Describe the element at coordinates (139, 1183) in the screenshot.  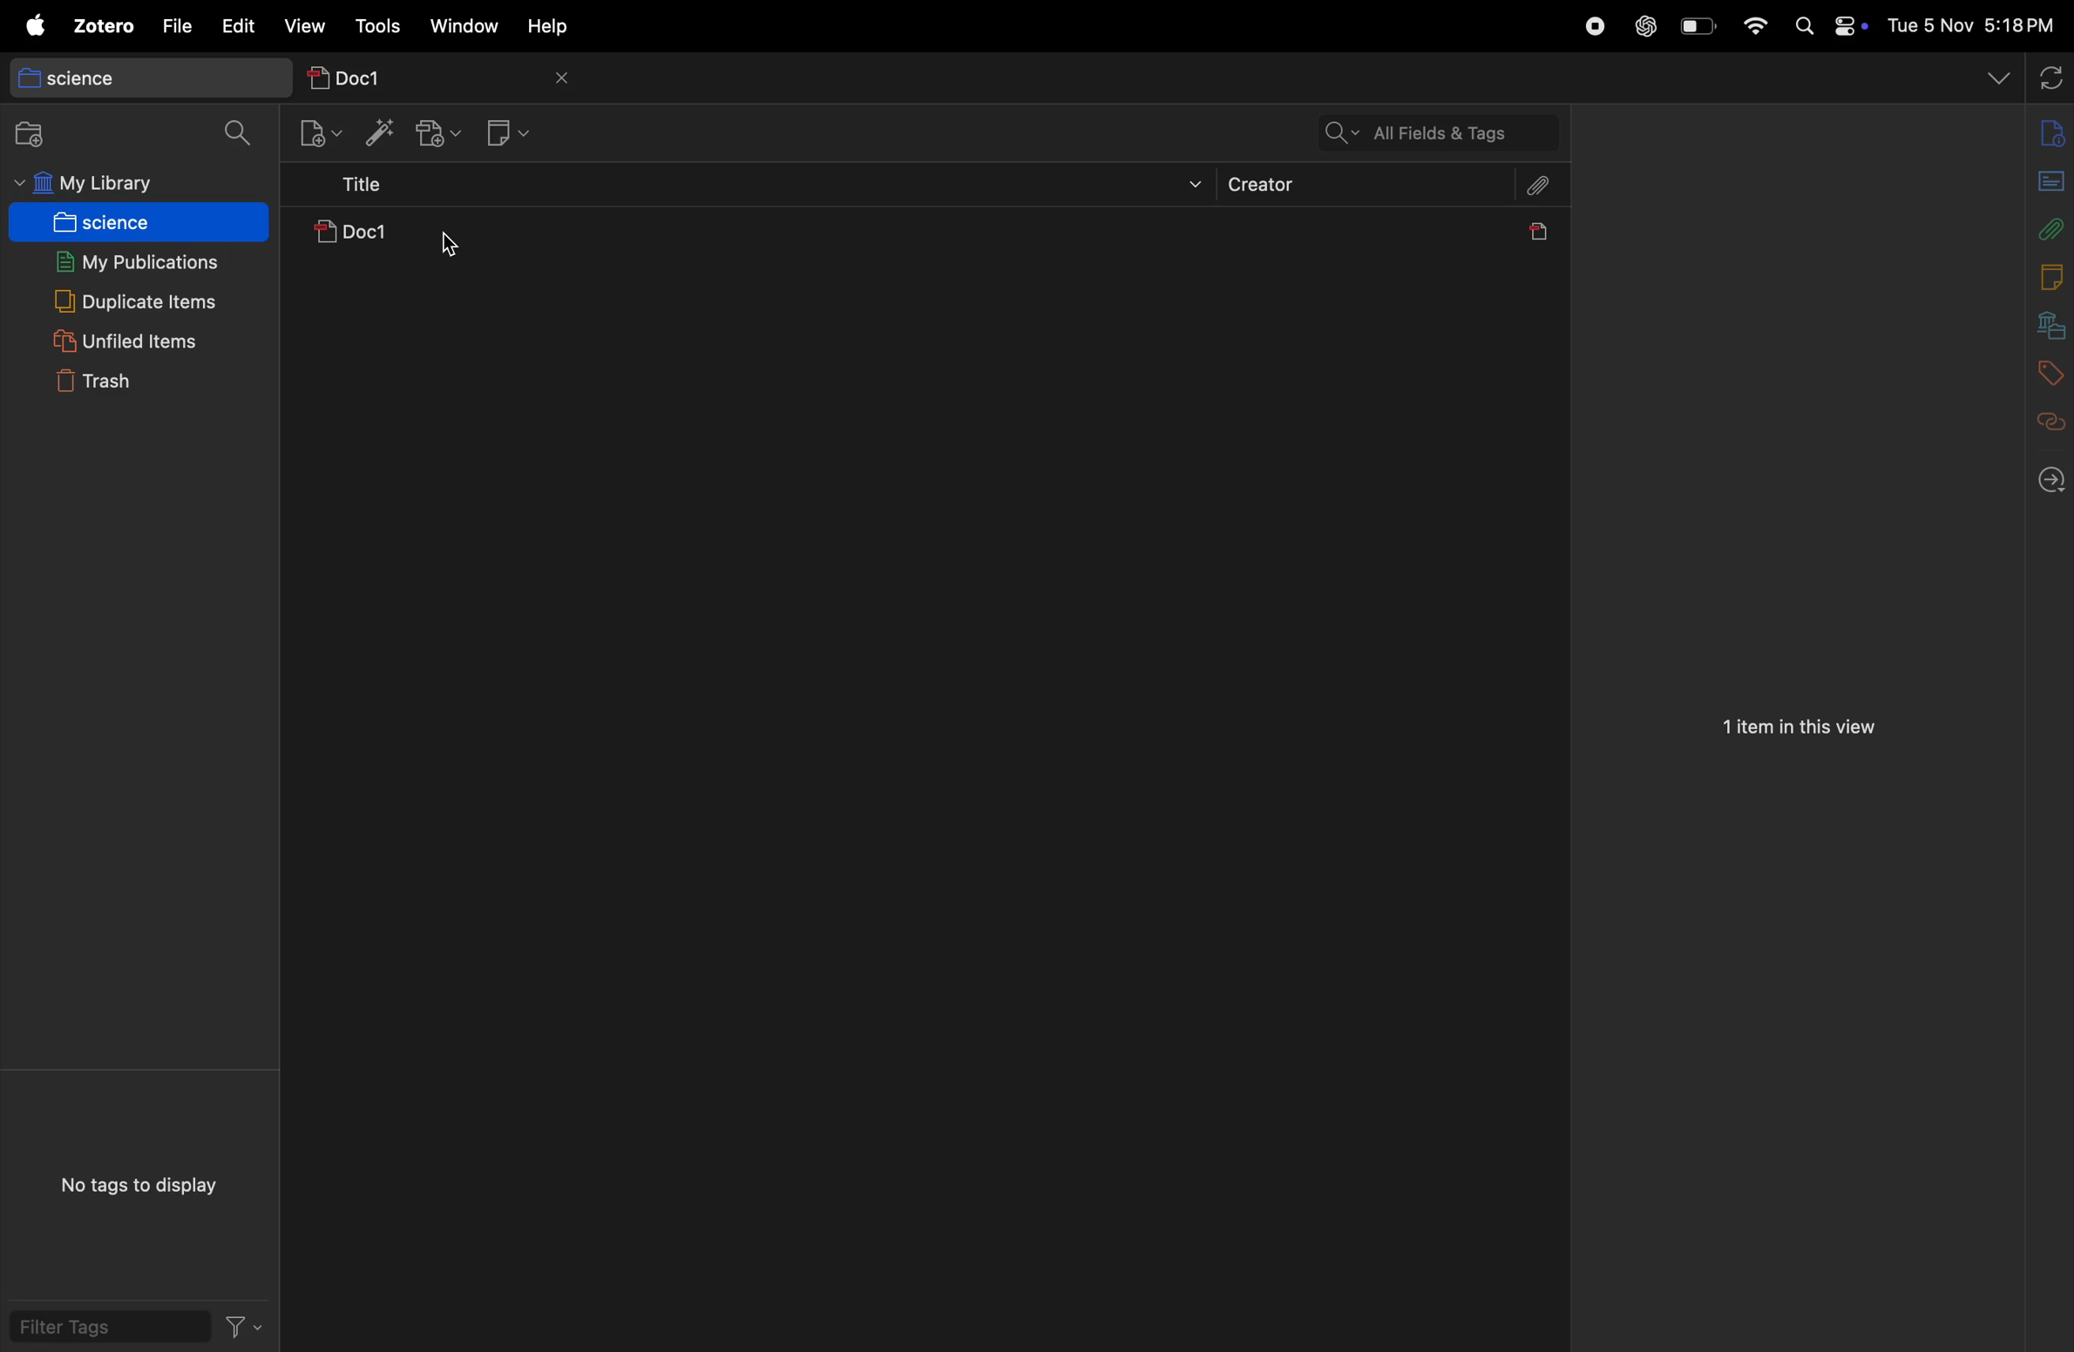
I see `no tags to display` at that location.